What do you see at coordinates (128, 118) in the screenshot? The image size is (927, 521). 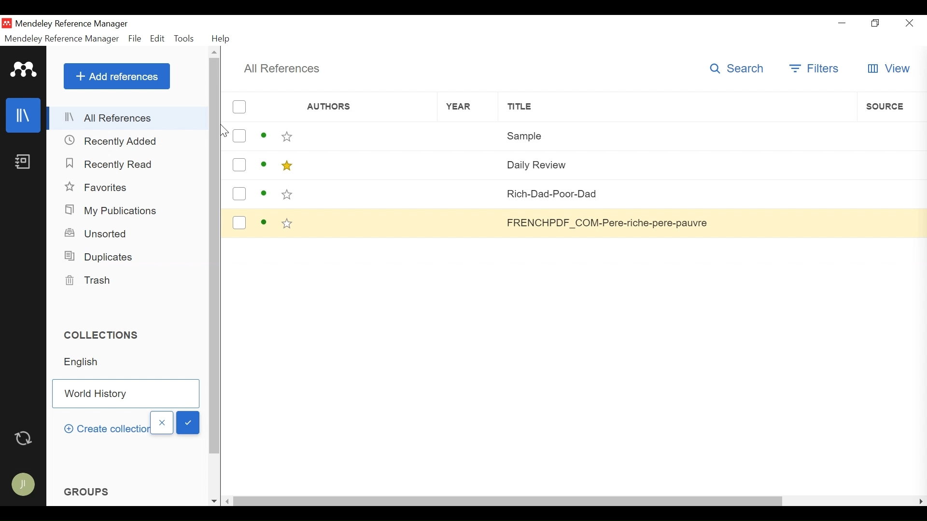 I see `Alll References` at bounding box center [128, 118].